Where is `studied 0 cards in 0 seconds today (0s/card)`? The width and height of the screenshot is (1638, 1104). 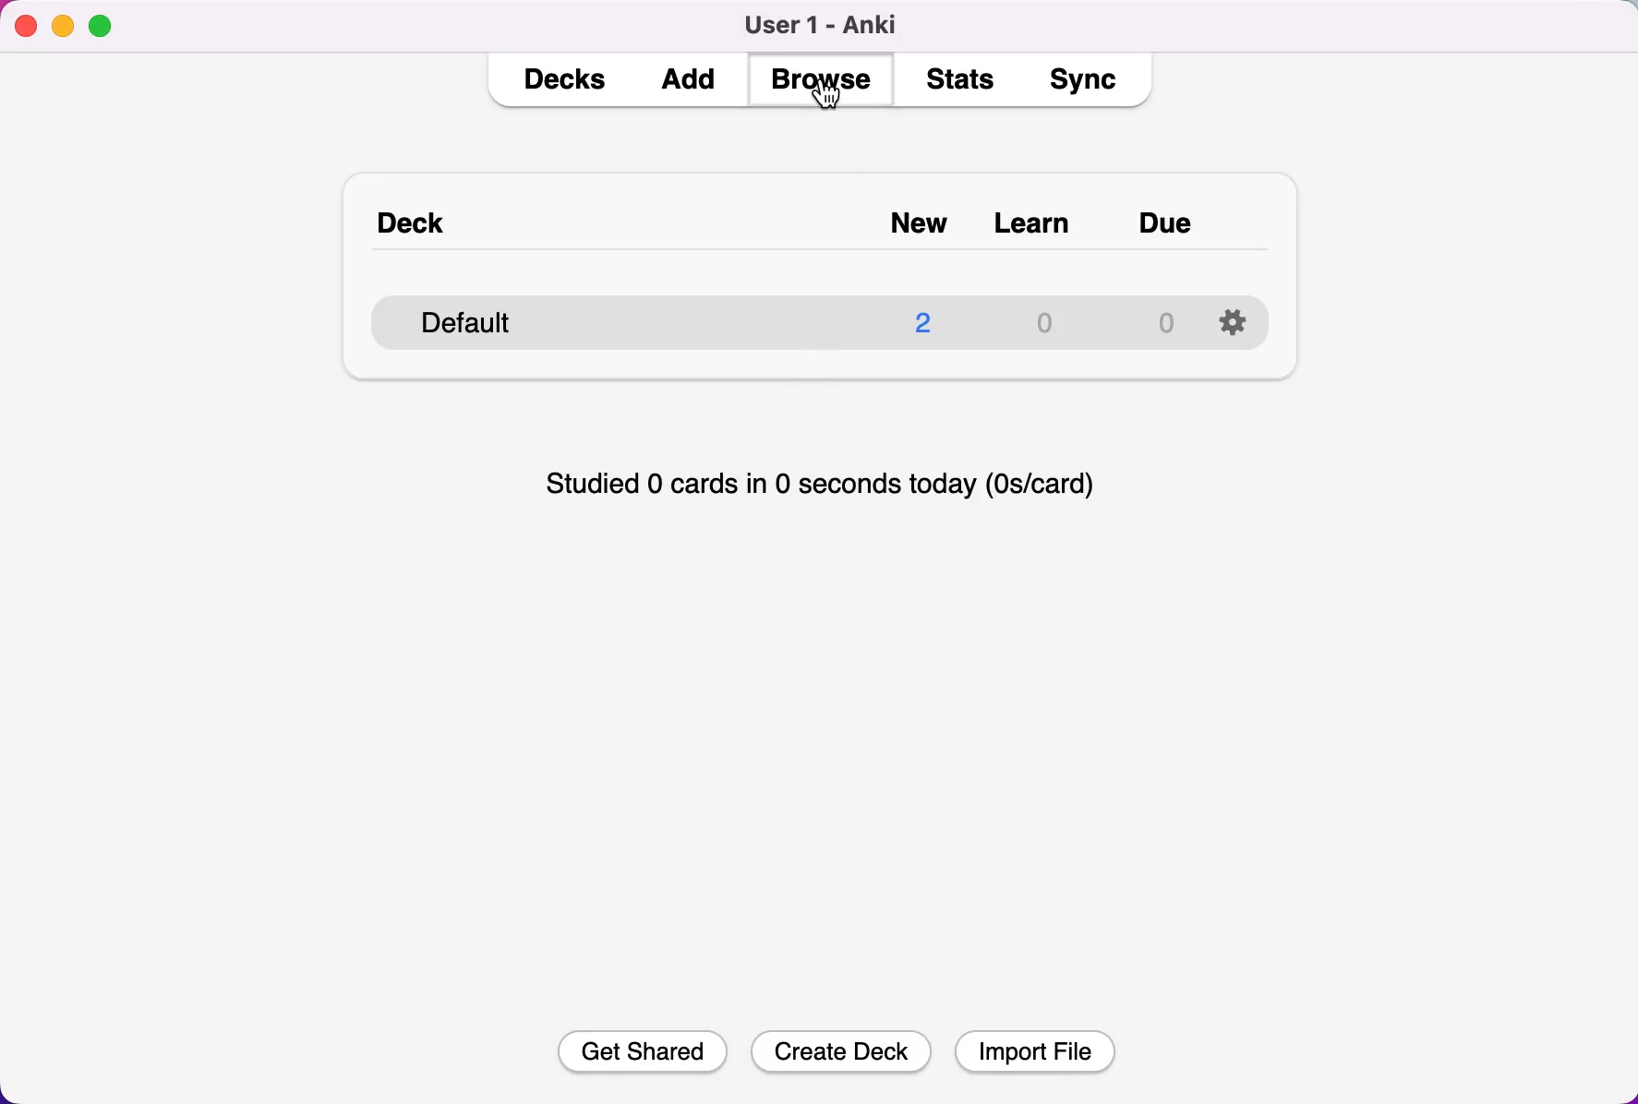
studied 0 cards in 0 seconds today (0s/card) is located at coordinates (825, 493).